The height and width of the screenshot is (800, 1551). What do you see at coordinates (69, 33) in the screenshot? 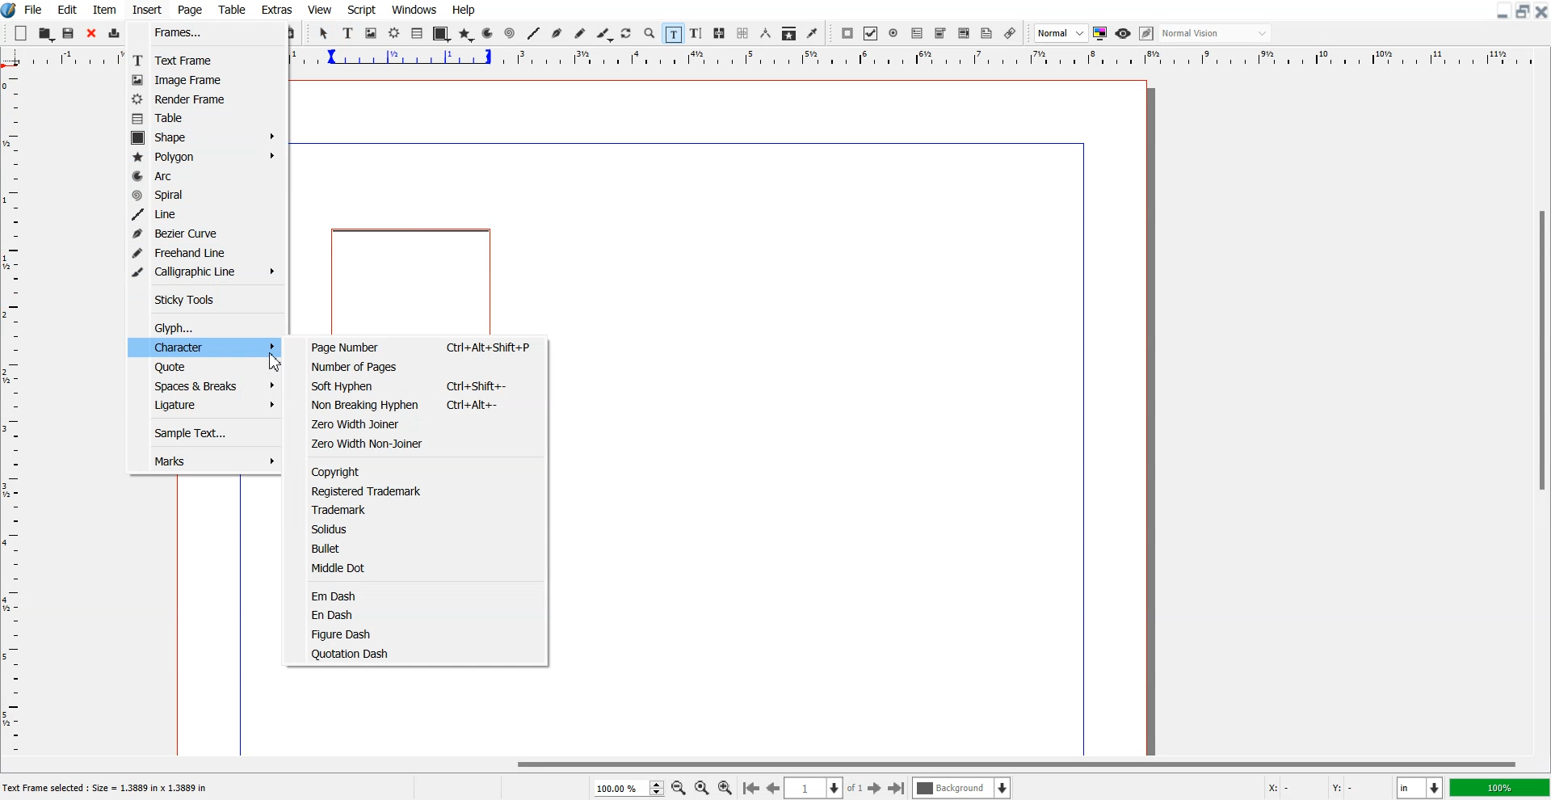
I see `Save` at bounding box center [69, 33].